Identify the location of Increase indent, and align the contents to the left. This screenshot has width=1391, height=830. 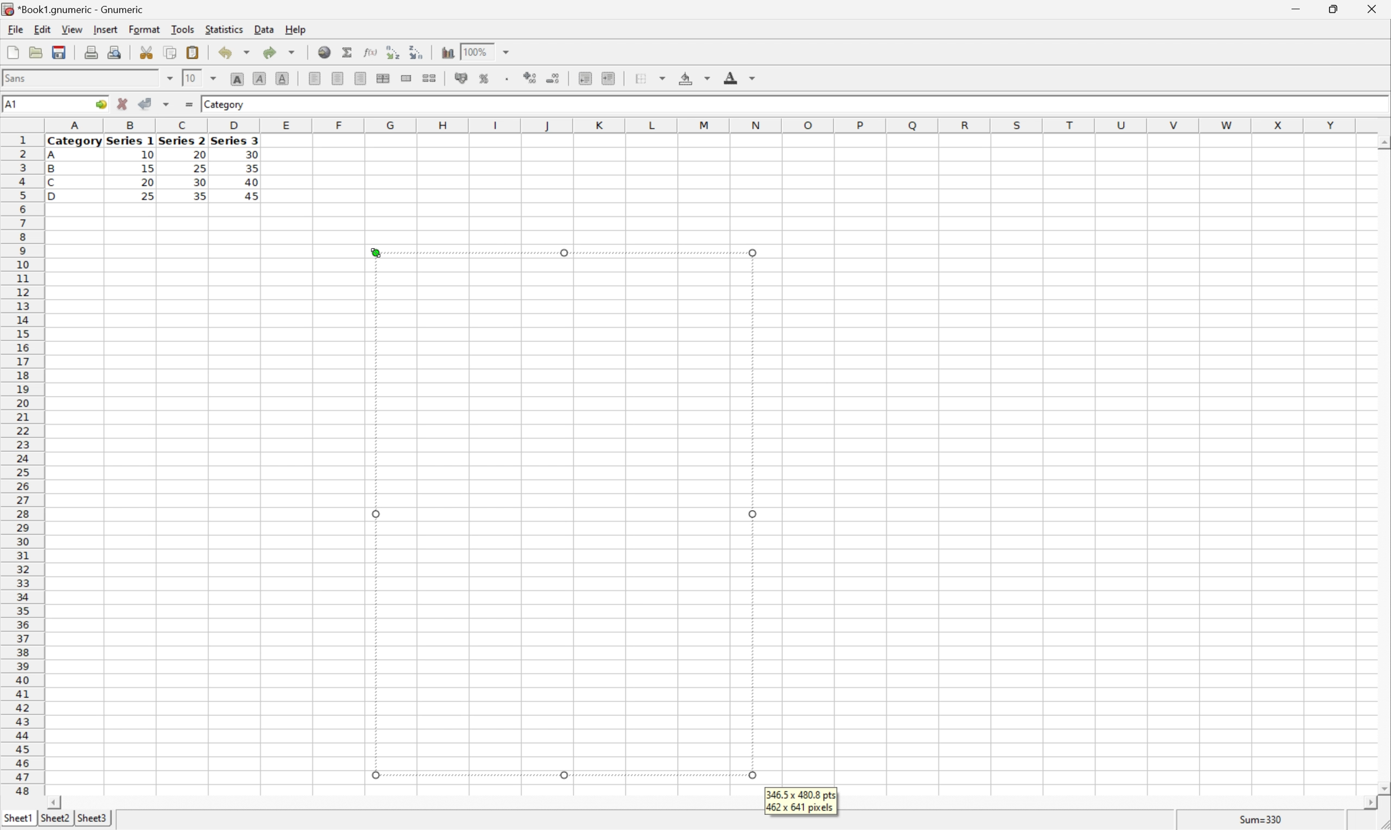
(608, 79).